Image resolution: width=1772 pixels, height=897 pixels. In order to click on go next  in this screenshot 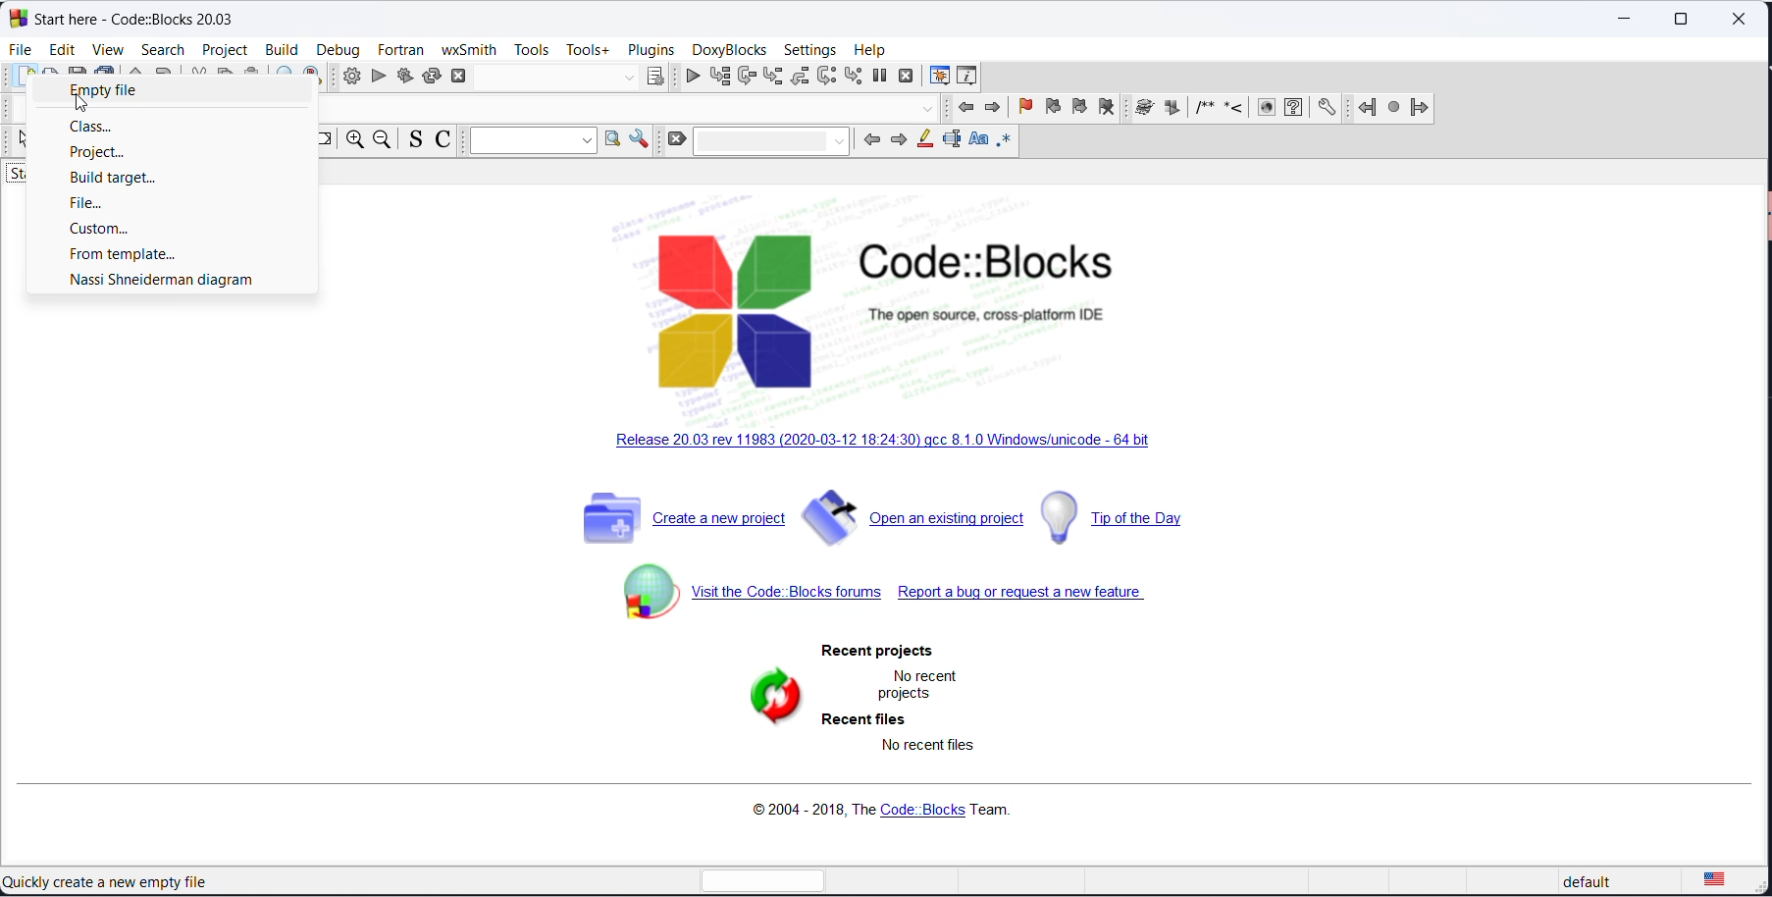, I will do `click(991, 109)`.